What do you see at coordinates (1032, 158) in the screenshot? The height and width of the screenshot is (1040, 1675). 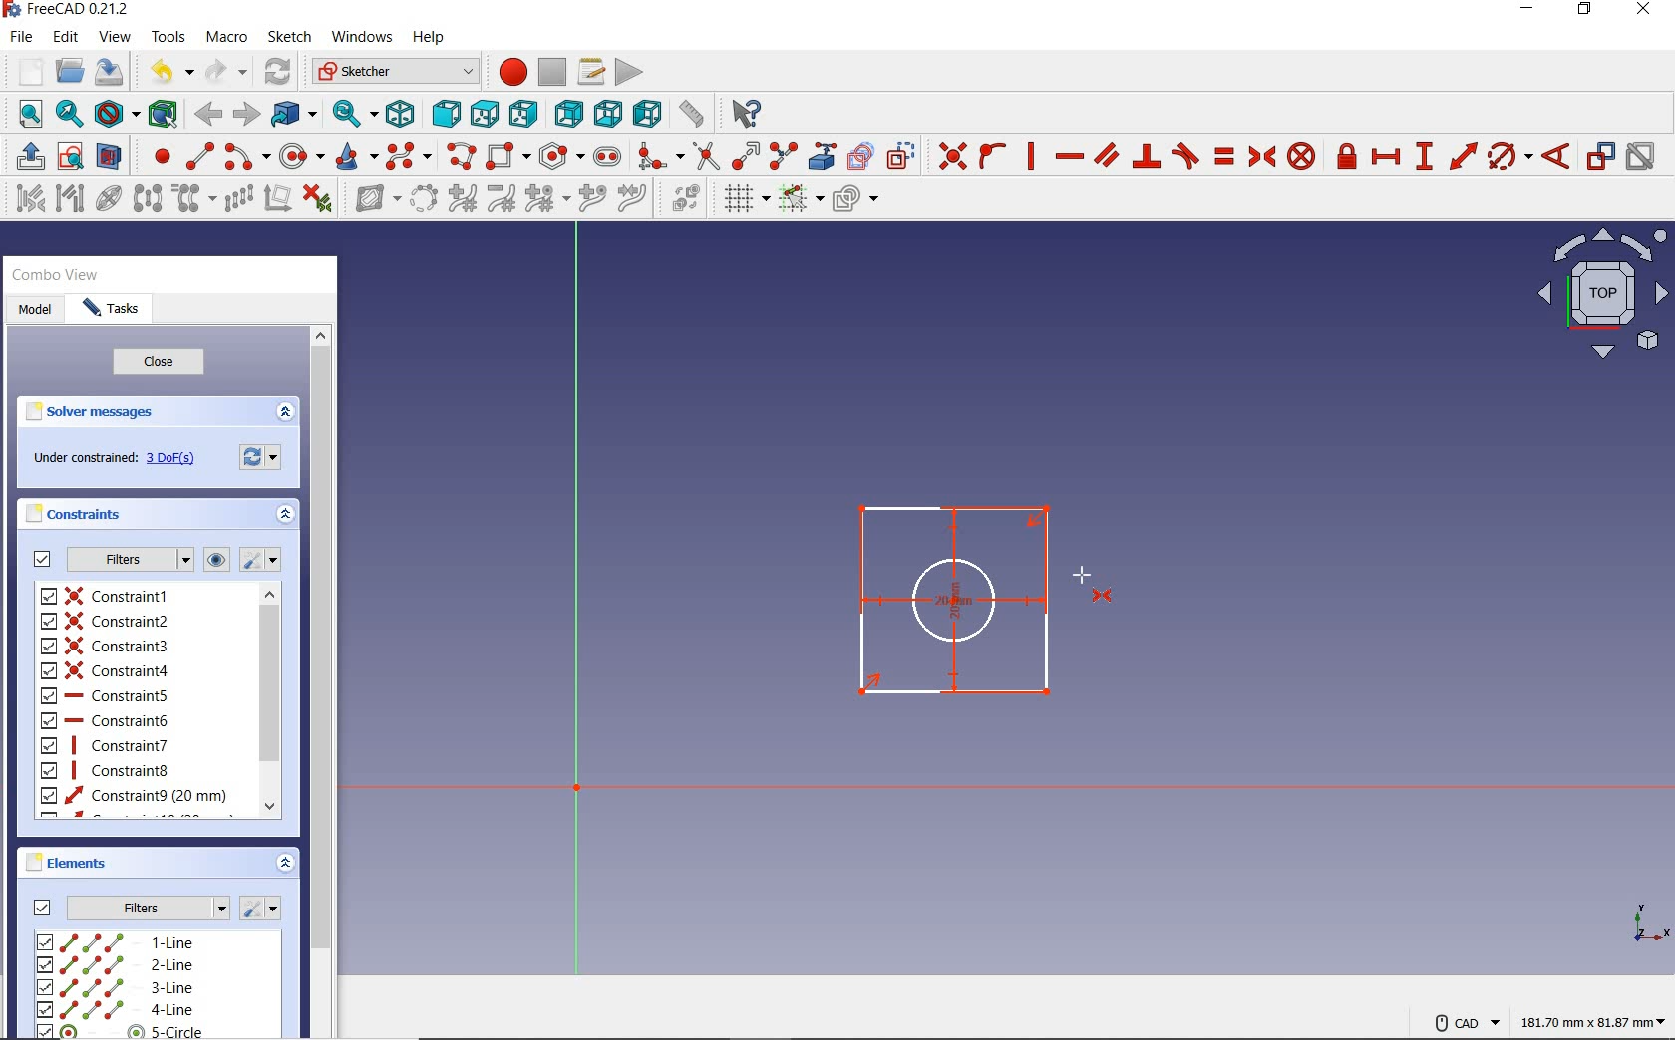 I see `constrain vertically` at bounding box center [1032, 158].